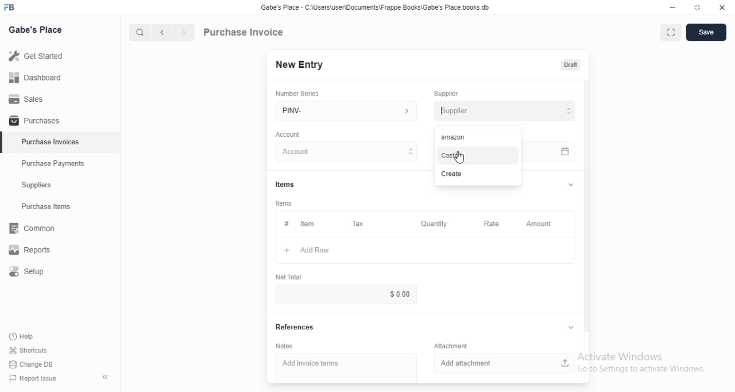 The image size is (735, 392). Describe the element at coordinates (163, 32) in the screenshot. I see `Previous button` at that location.